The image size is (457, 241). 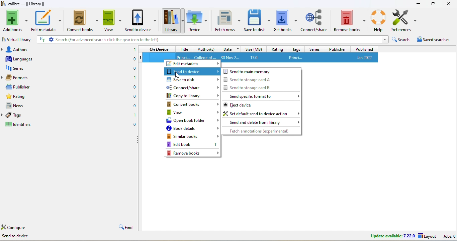 I want to click on resize, so click(x=433, y=3).